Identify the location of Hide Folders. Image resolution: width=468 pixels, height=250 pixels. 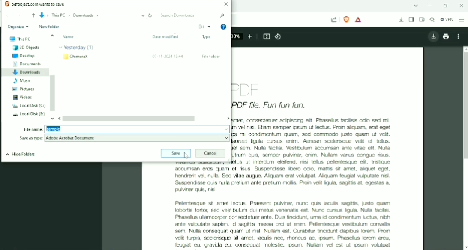
(21, 154).